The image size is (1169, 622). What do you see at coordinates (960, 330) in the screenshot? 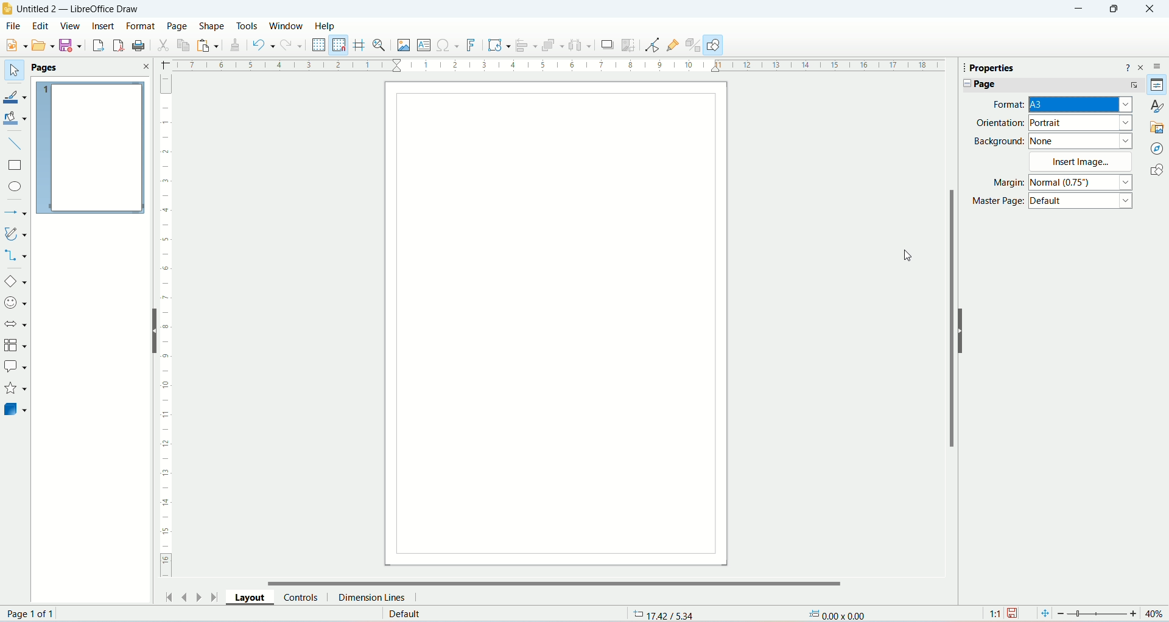
I see `hide` at bounding box center [960, 330].